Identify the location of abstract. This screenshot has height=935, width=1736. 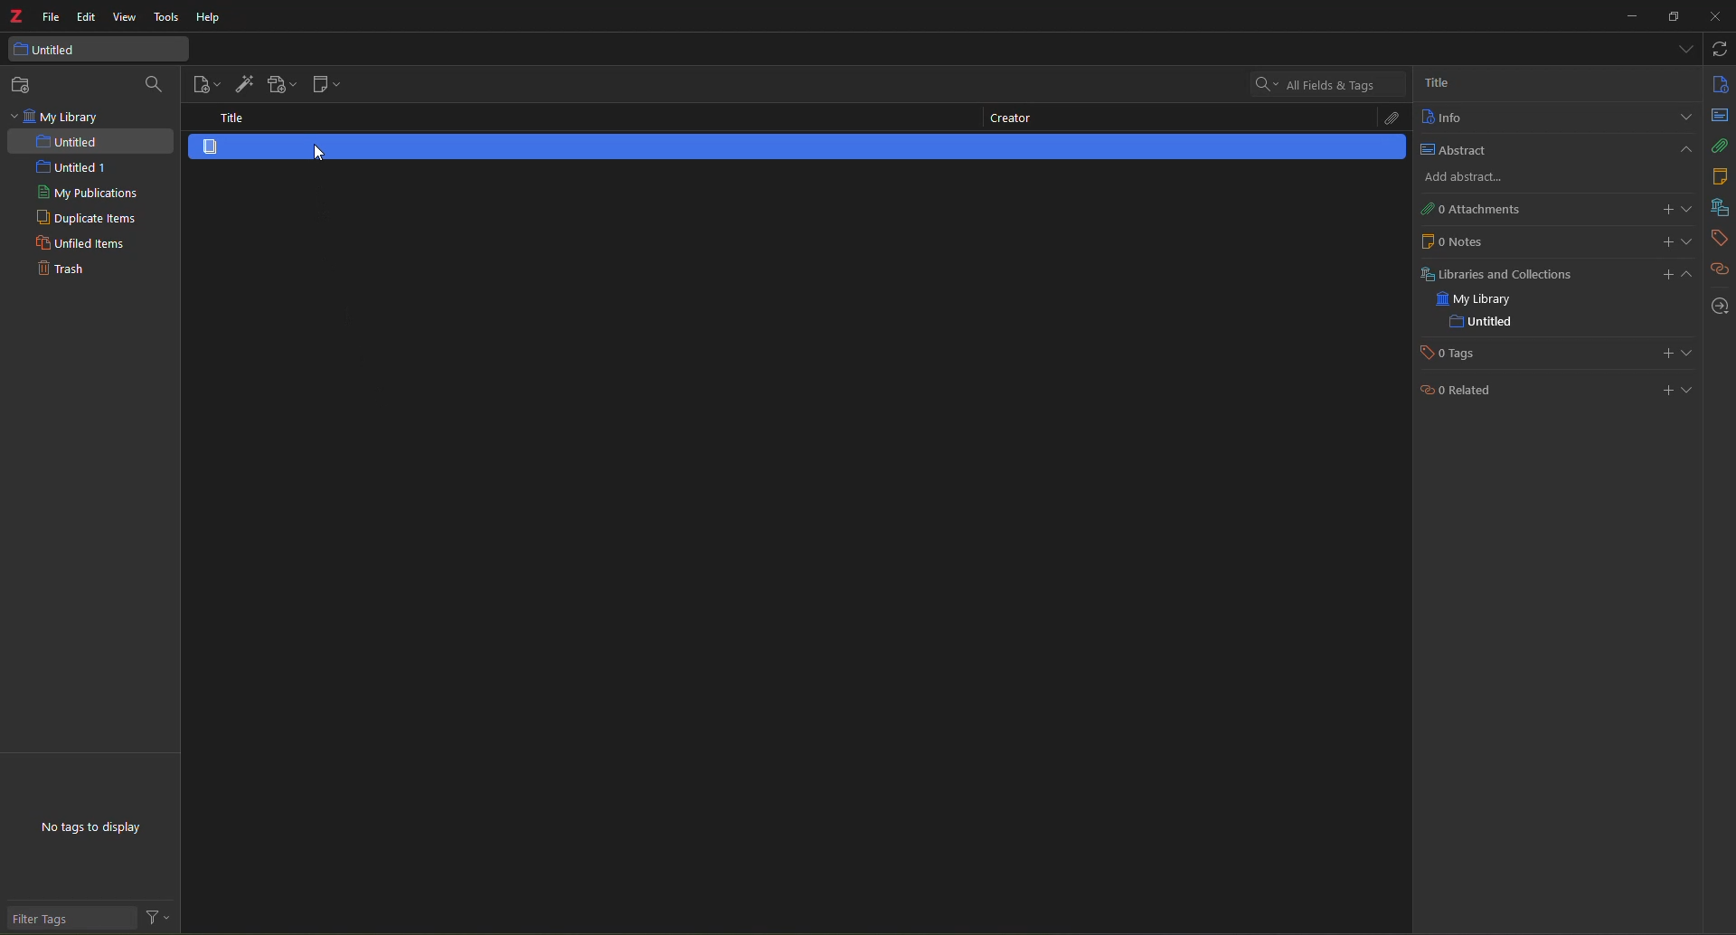
(1721, 115).